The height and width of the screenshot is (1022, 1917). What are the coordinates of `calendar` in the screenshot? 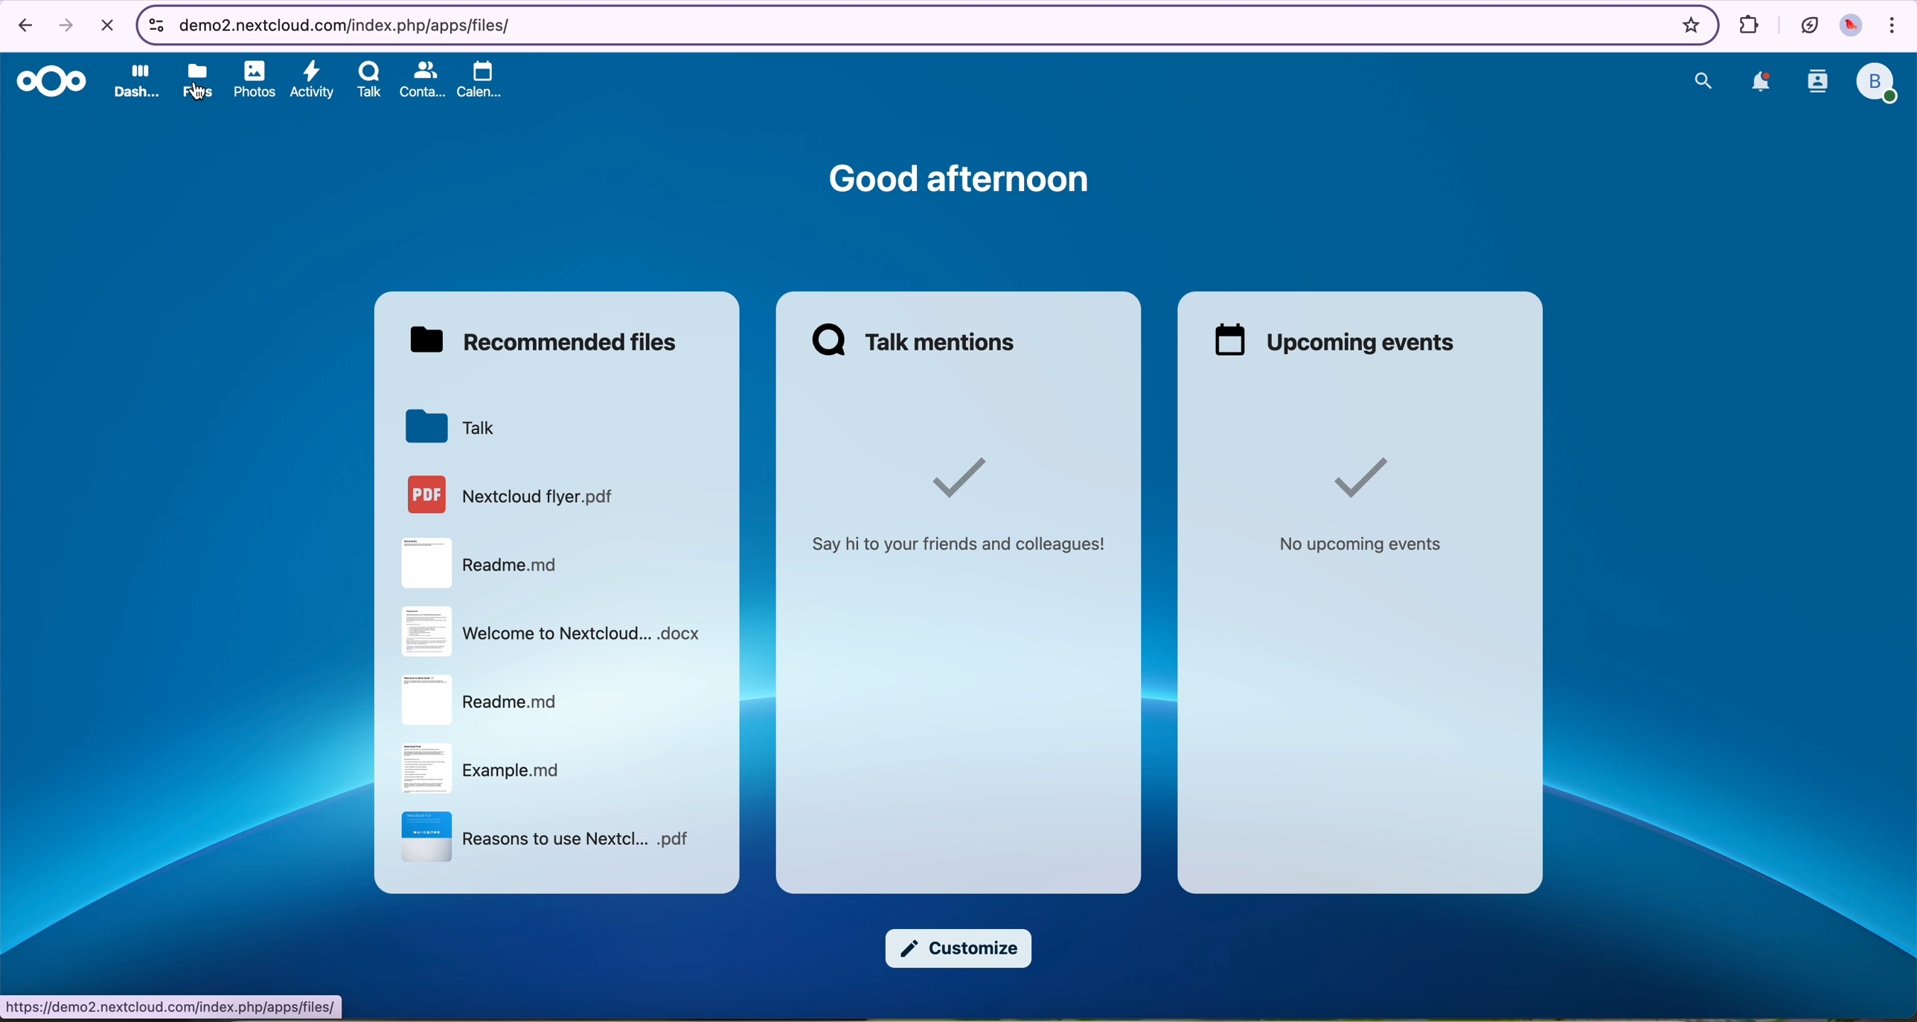 It's located at (474, 77).